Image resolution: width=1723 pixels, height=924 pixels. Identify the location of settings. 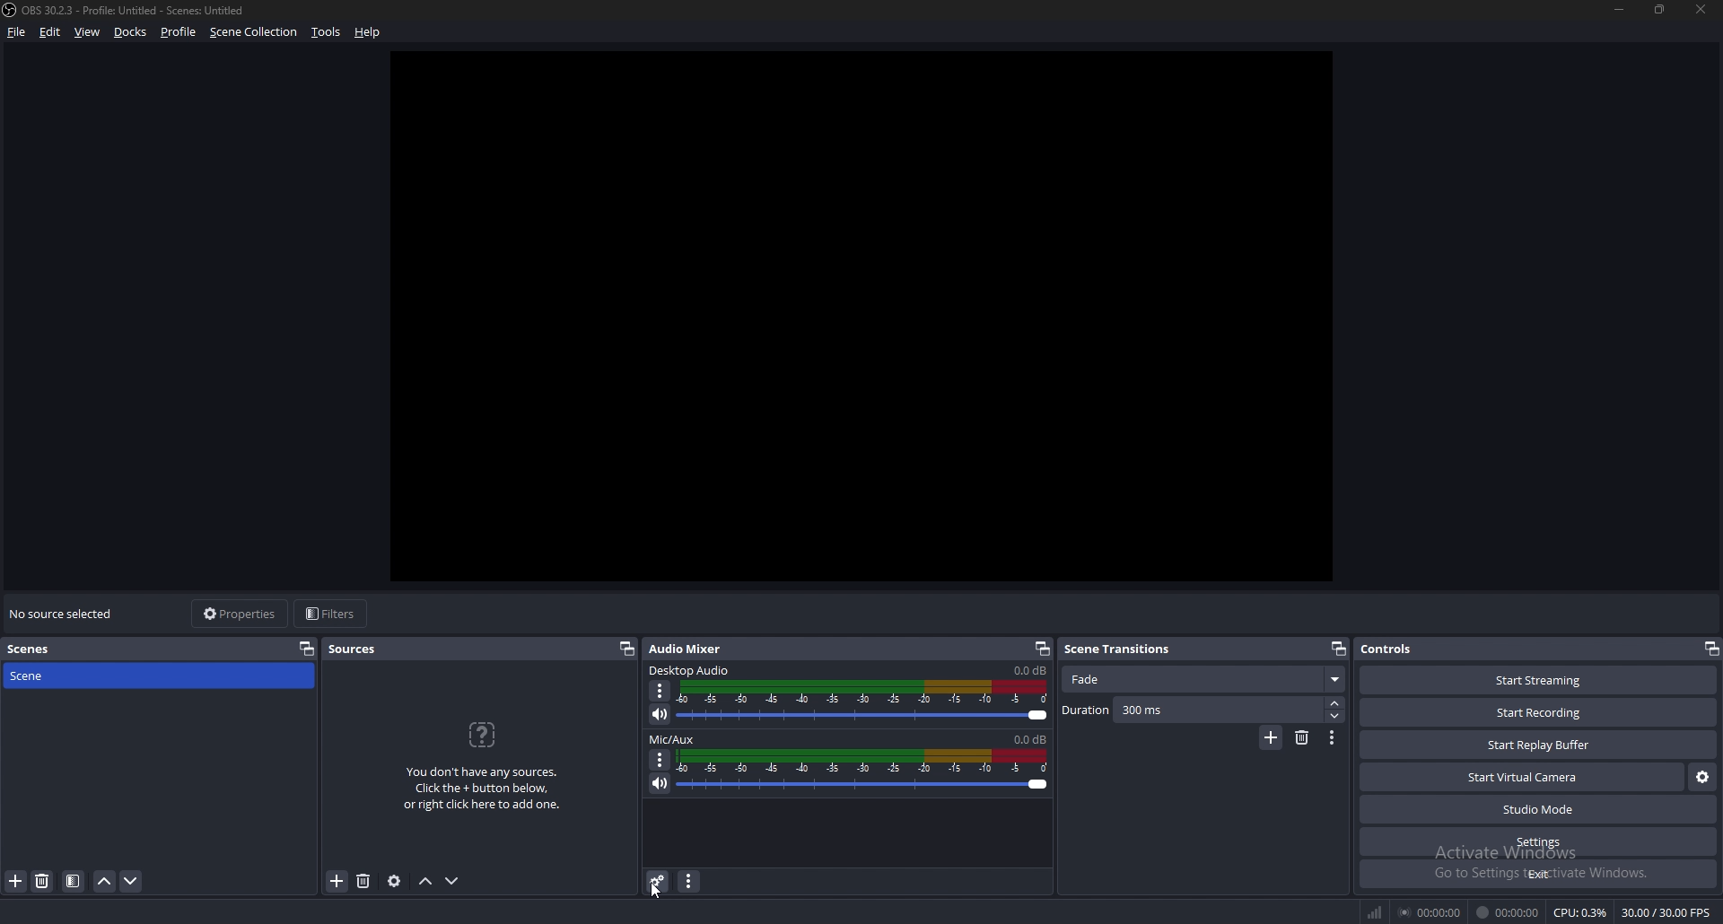
(1537, 842).